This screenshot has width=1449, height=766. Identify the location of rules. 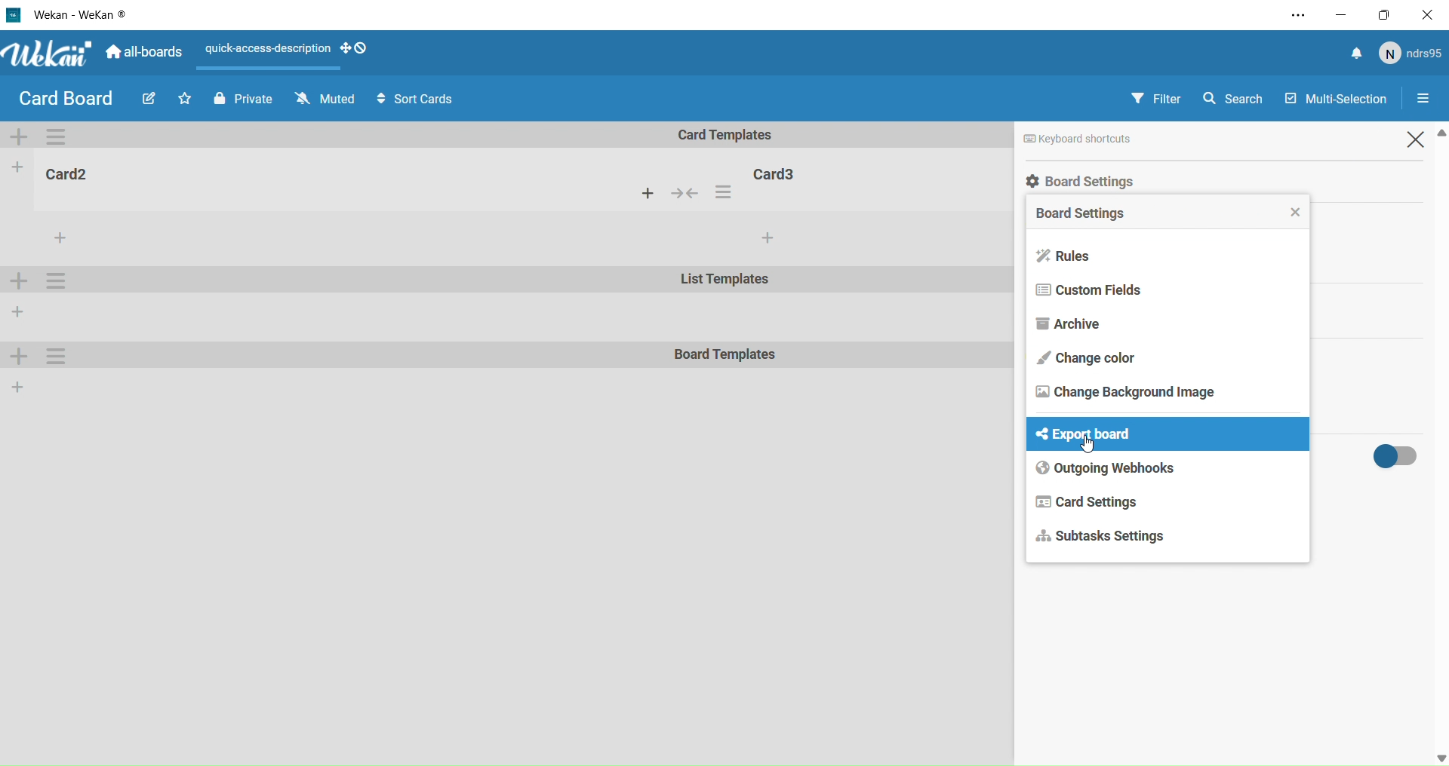
(1073, 256).